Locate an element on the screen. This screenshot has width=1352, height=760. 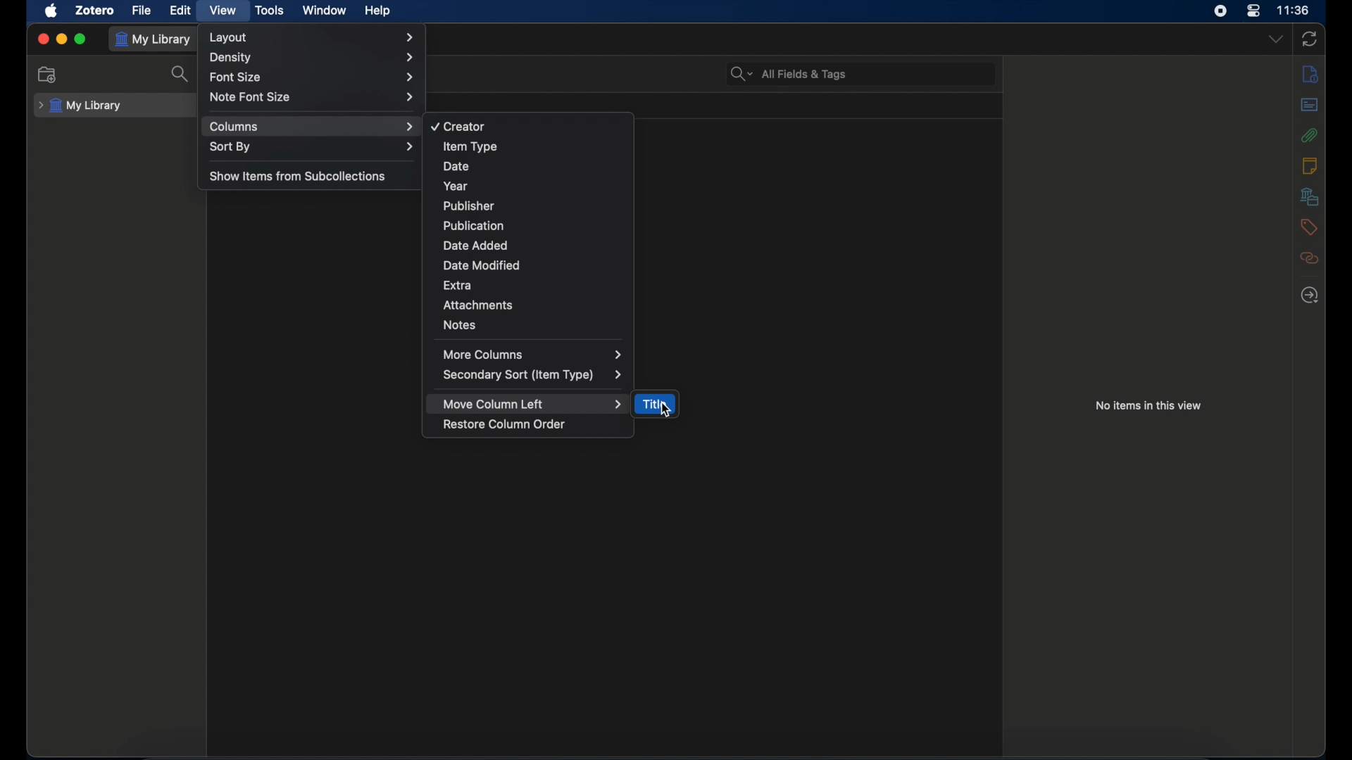
sort by is located at coordinates (312, 147).